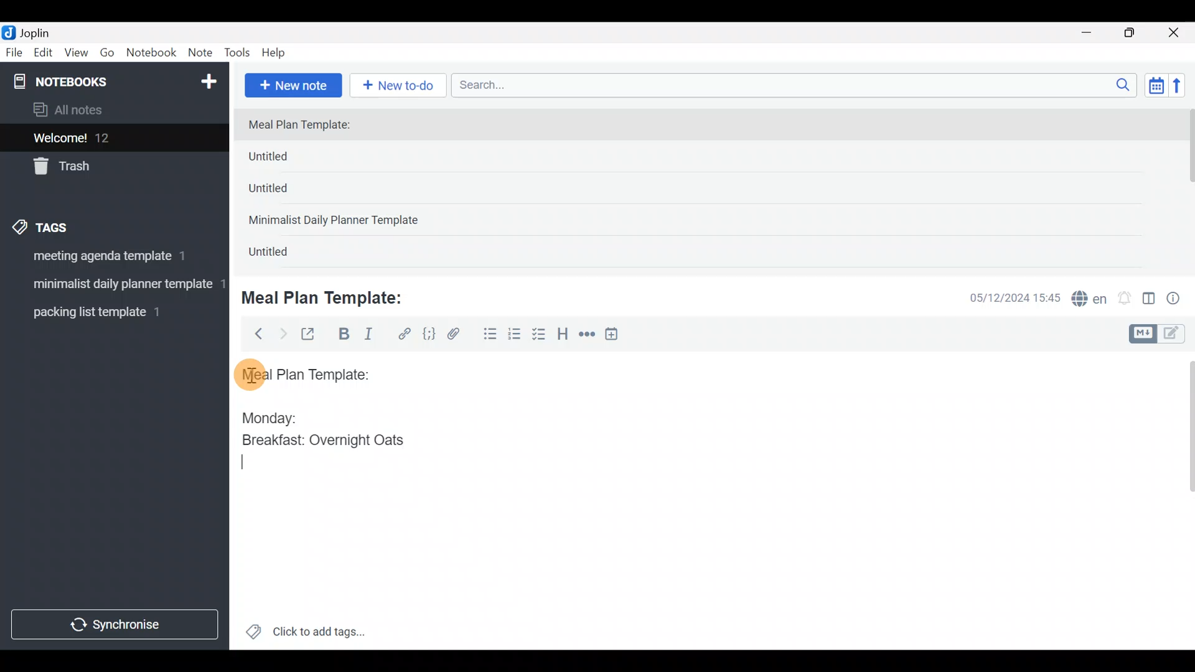 The height and width of the screenshot is (672, 1195). I want to click on Scroll bar, so click(1188, 188).